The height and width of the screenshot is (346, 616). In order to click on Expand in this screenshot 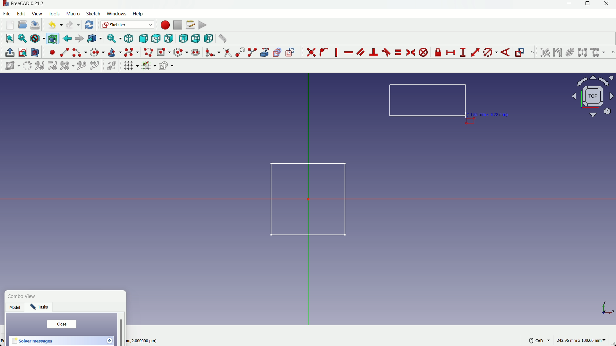, I will do `click(109, 340)`.